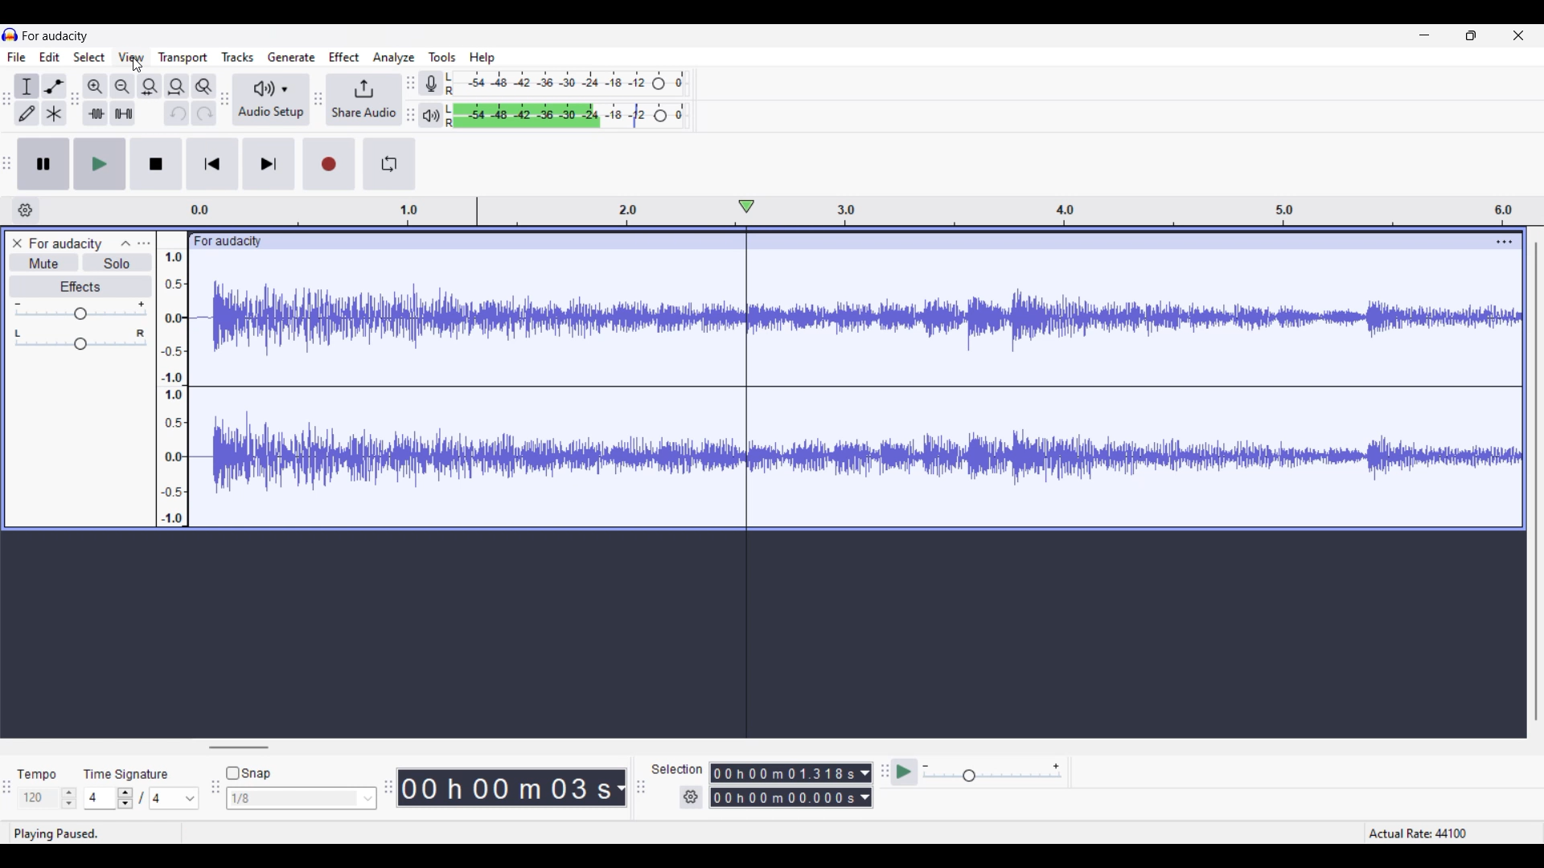  What do you see at coordinates (47, 798) in the screenshot?
I see `Tempo settings` at bounding box center [47, 798].